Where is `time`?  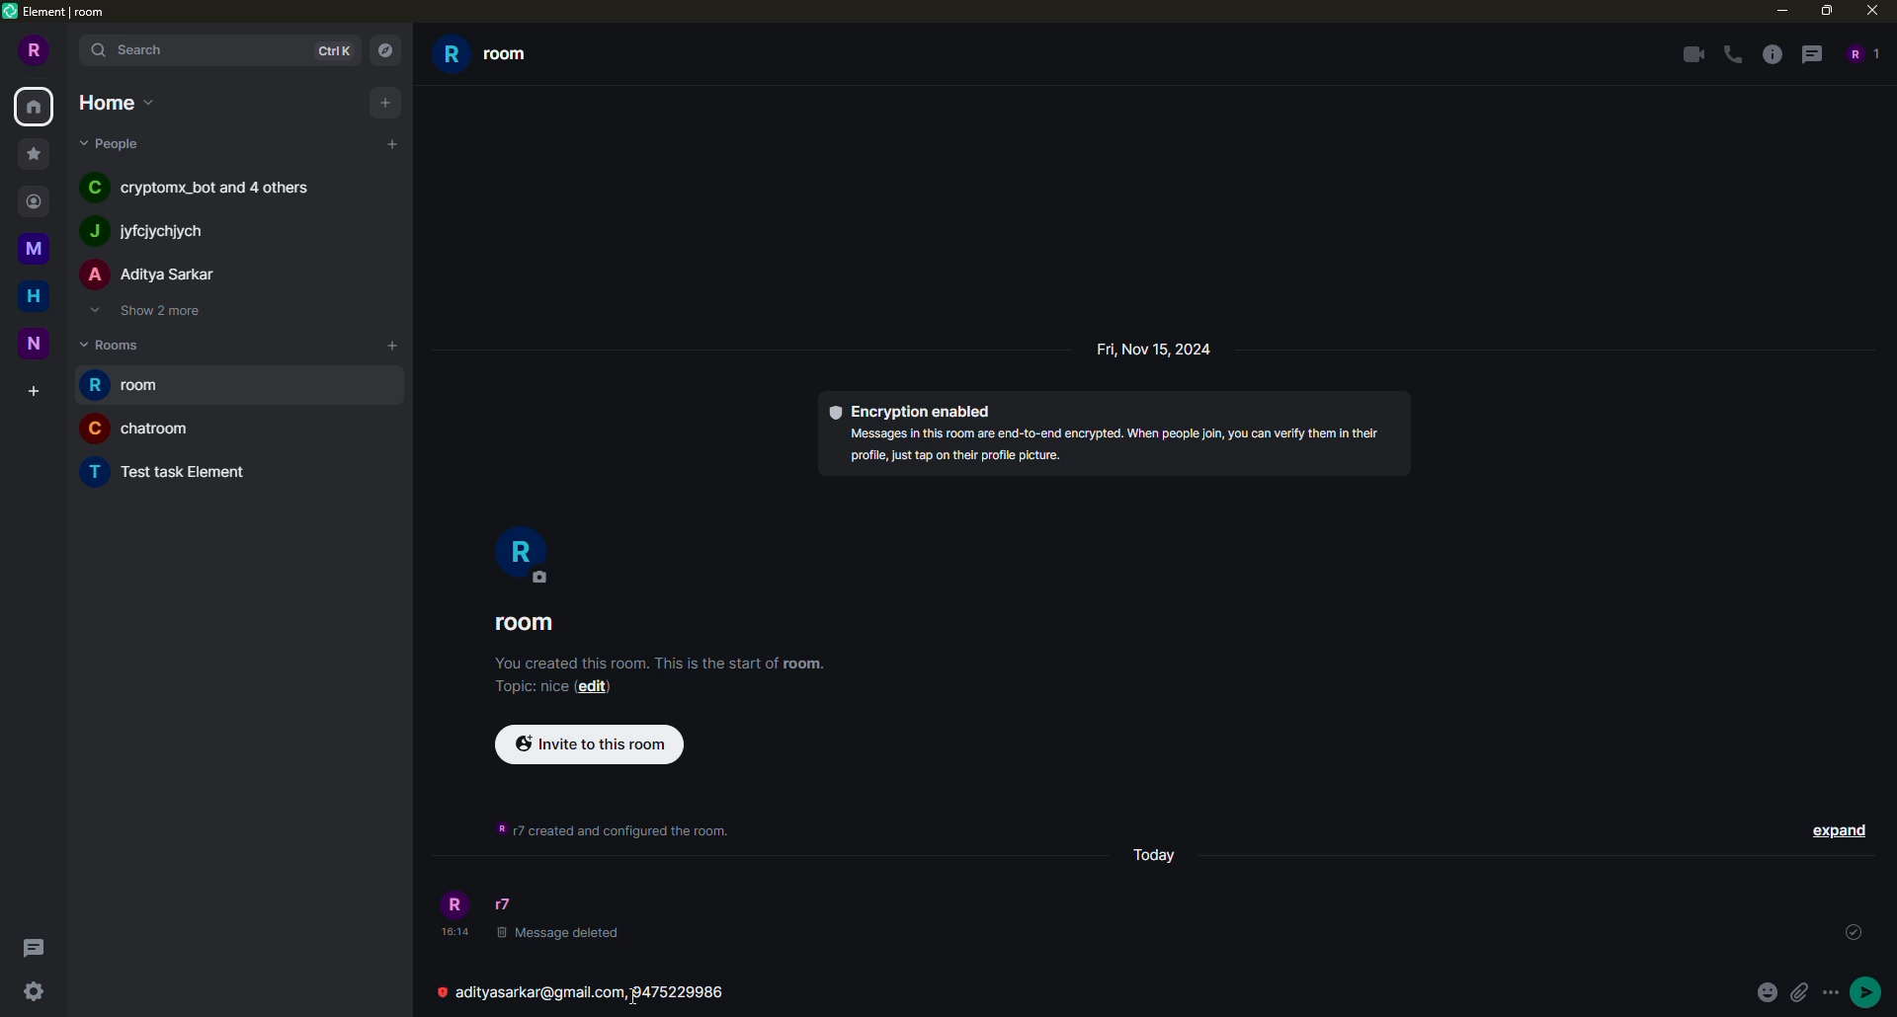 time is located at coordinates (454, 931).